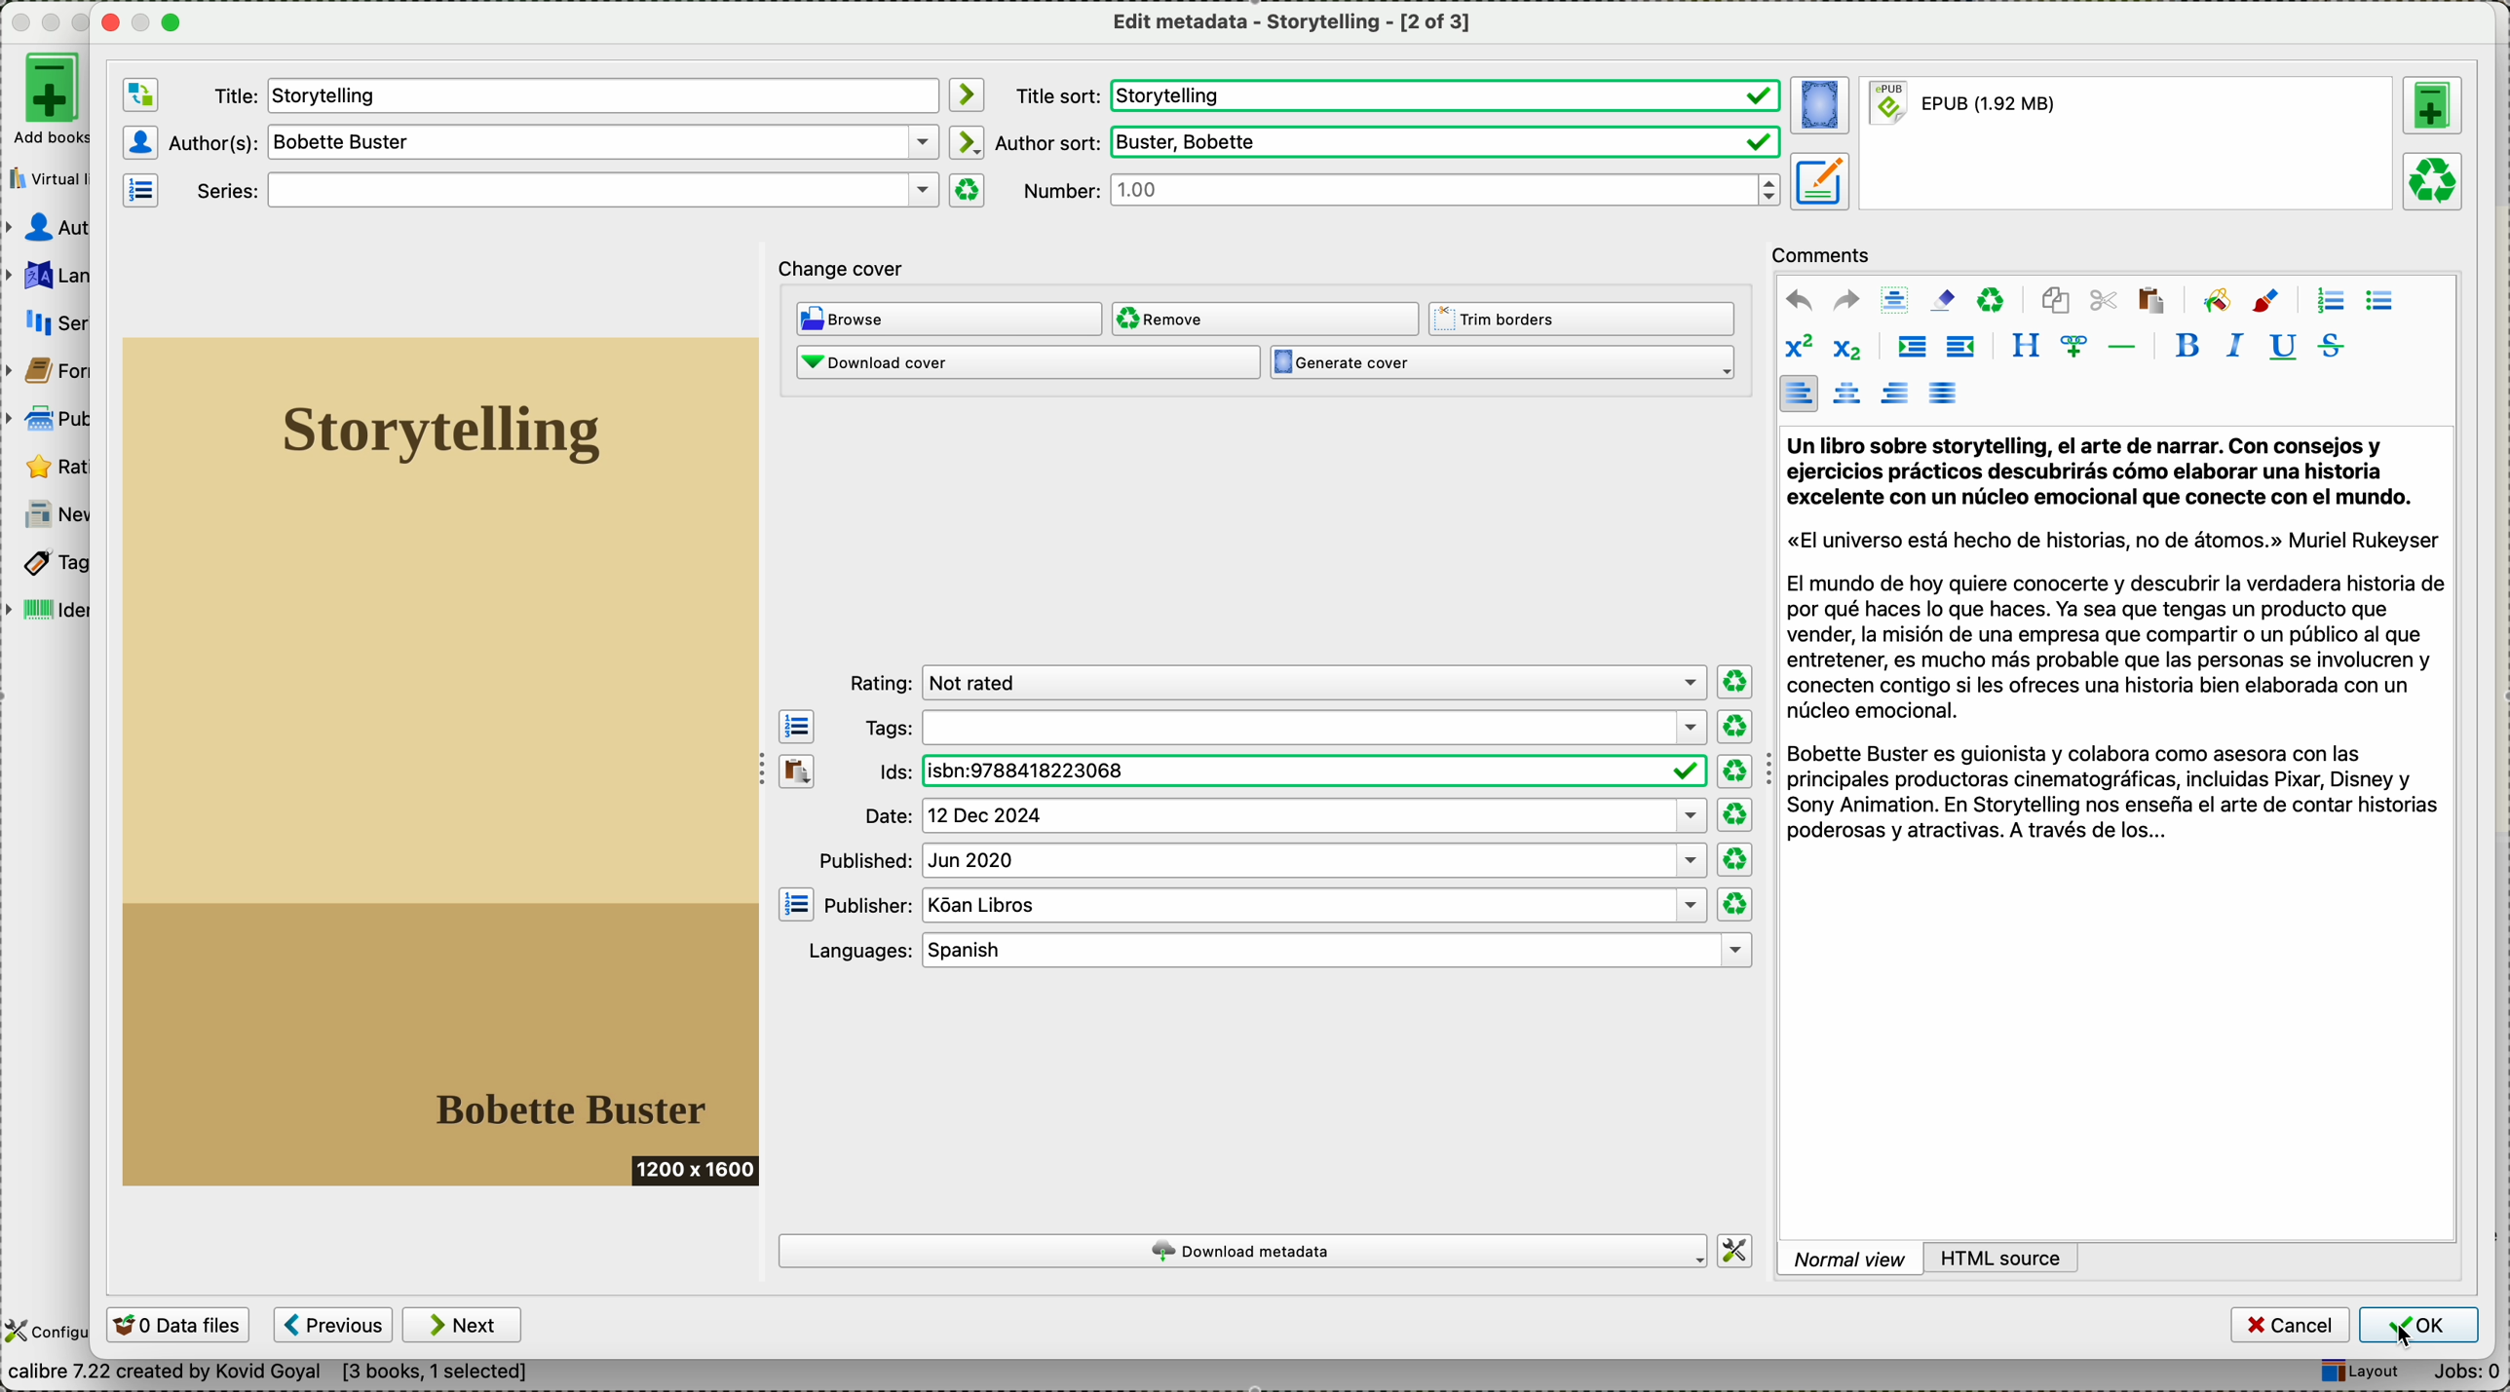 This screenshot has height=1392, width=2510. What do you see at coordinates (1736, 1250) in the screenshot?
I see `change how calibre downloads metadata` at bounding box center [1736, 1250].